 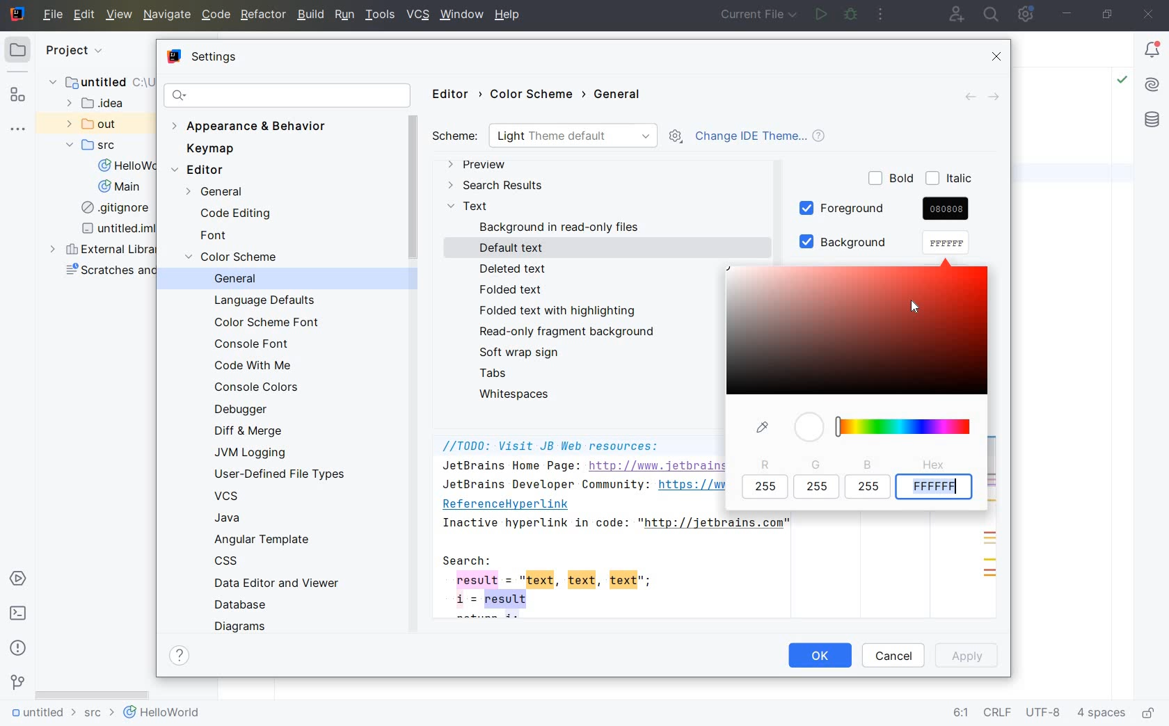 What do you see at coordinates (971, 656) in the screenshot?
I see `APPLY` at bounding box center [971, 656].